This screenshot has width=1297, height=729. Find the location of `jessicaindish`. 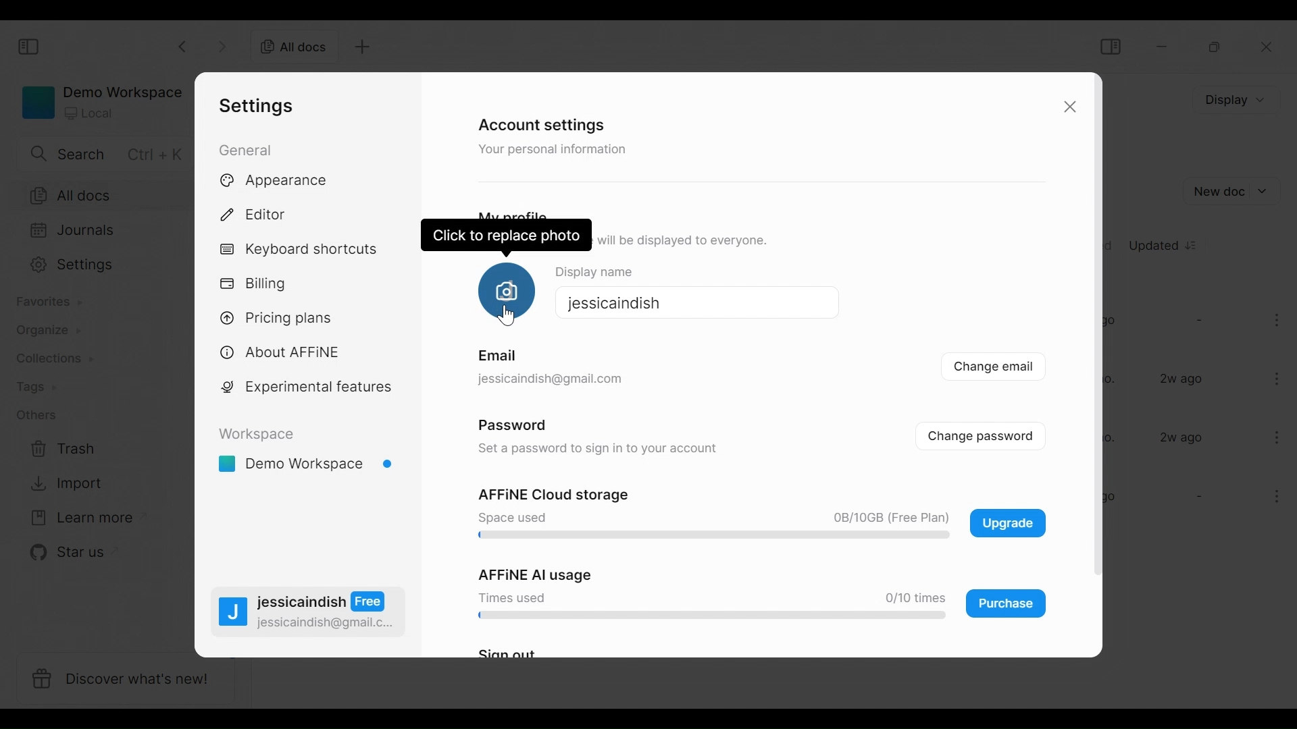

jessicaindish is located at coordinates (611, 302).